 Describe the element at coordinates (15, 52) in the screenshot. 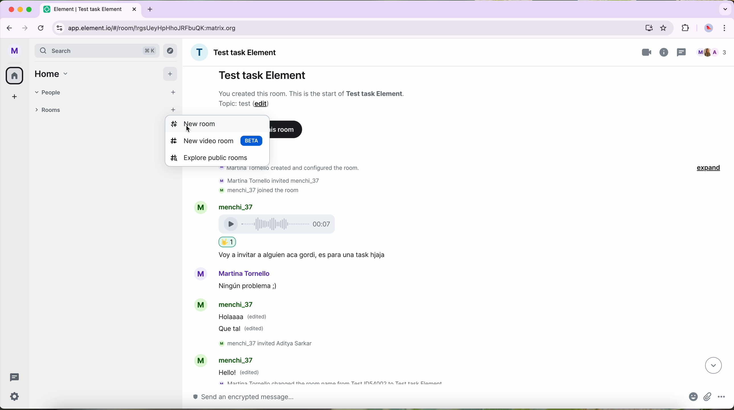

I see `profile` at that location.